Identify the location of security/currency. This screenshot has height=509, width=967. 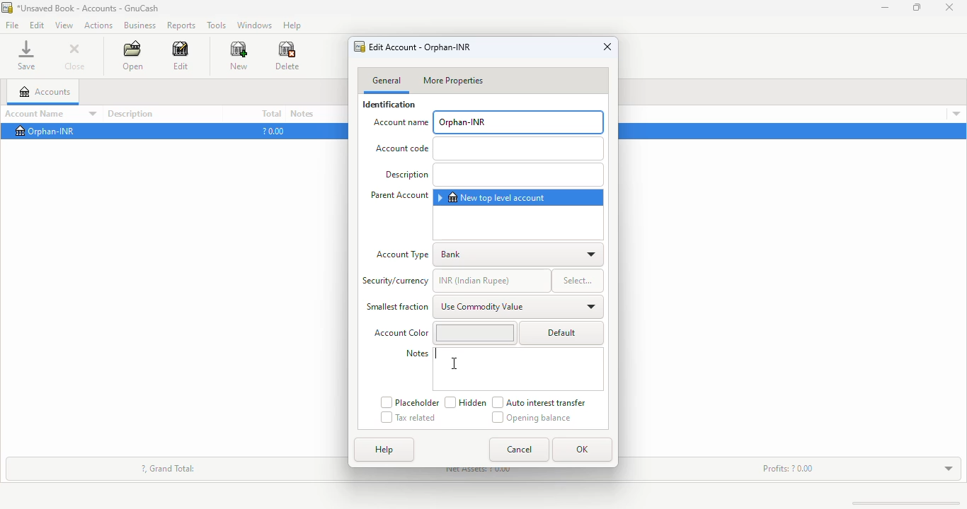
(396, 281).